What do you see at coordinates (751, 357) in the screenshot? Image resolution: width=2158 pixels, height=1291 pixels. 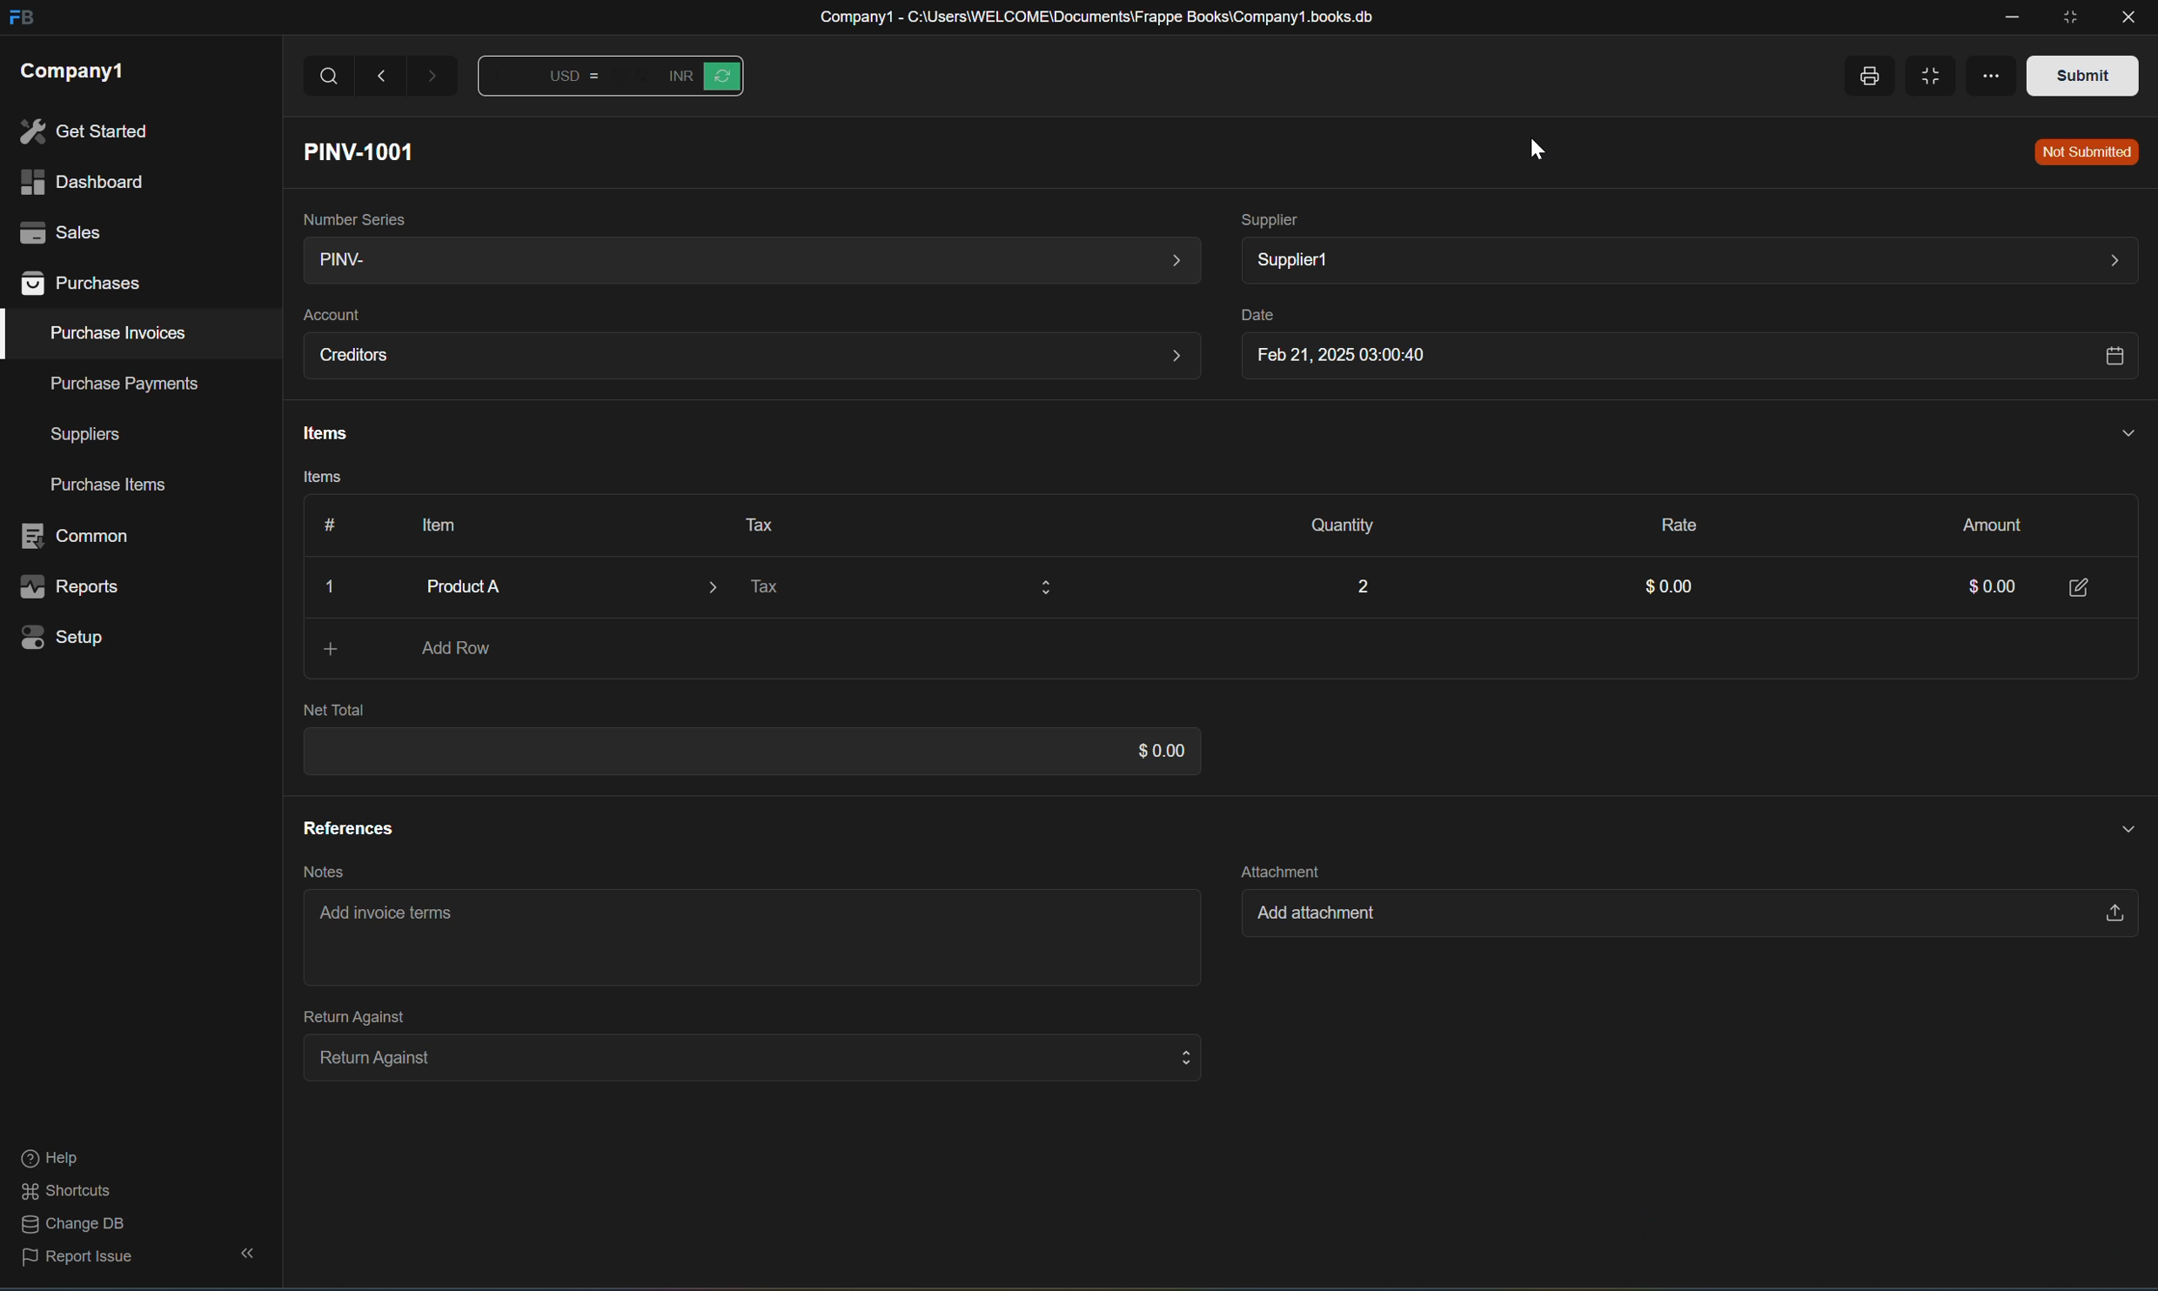 I see `Creditors` at bounding box center [751, 357].